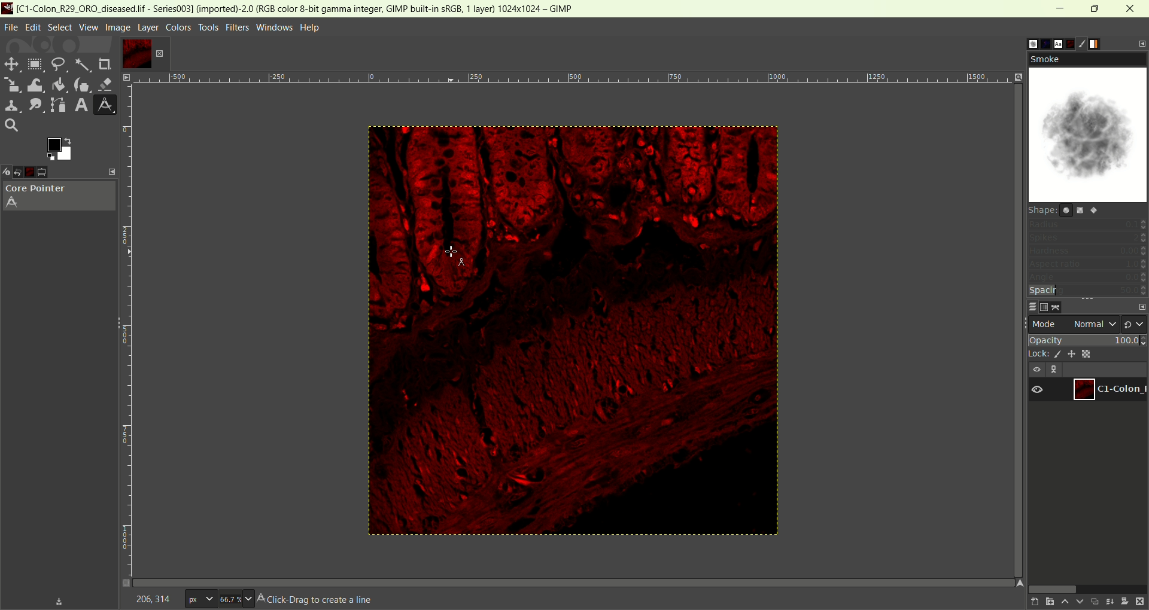  What do you see at coordinates (1010, 203) in the screenshot?
I see `vertical scroll bar` at bounding box center [1010, 203].